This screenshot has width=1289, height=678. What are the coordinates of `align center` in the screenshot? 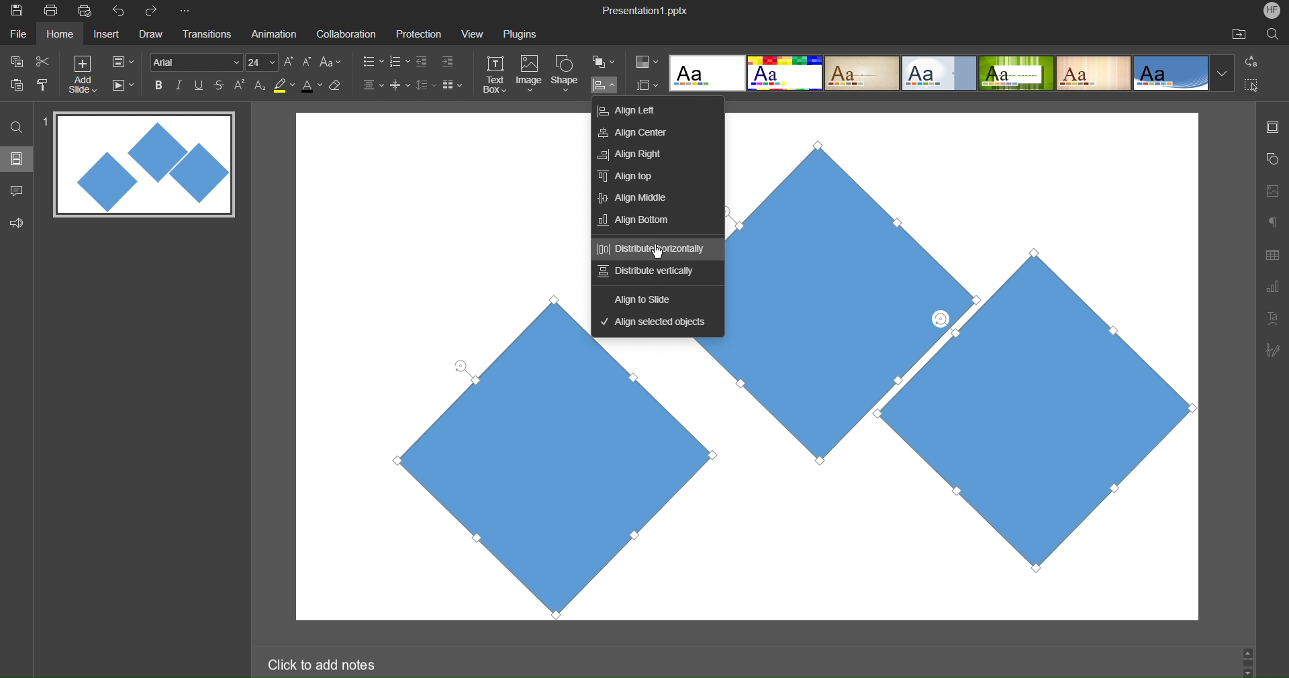 It's located at (653, 132).